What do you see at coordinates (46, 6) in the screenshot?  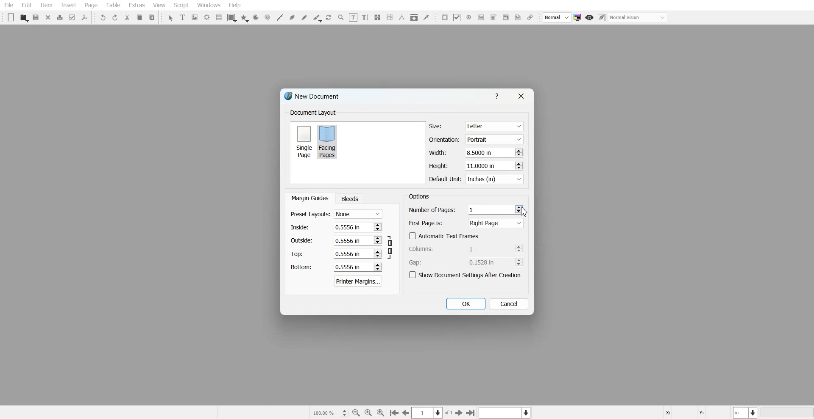 I see `Item` at bounding box center [46, 6].